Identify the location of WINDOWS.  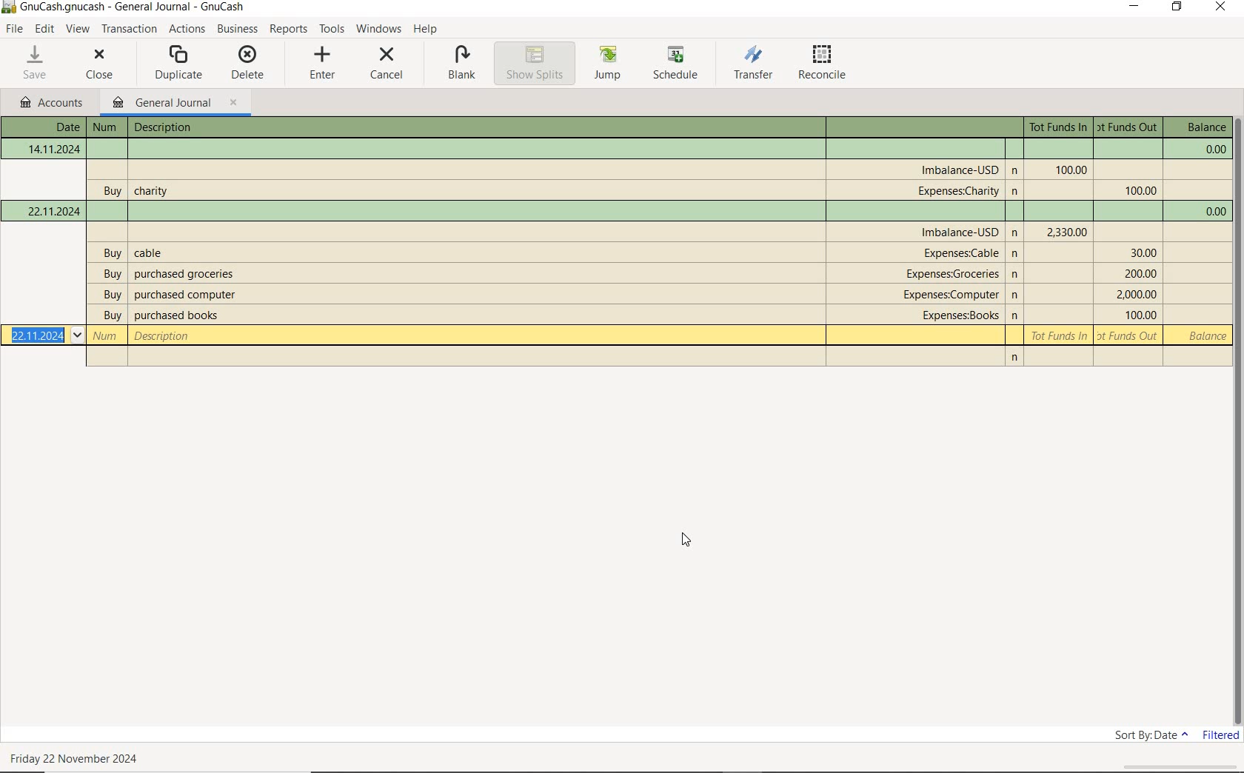
(379, 29).